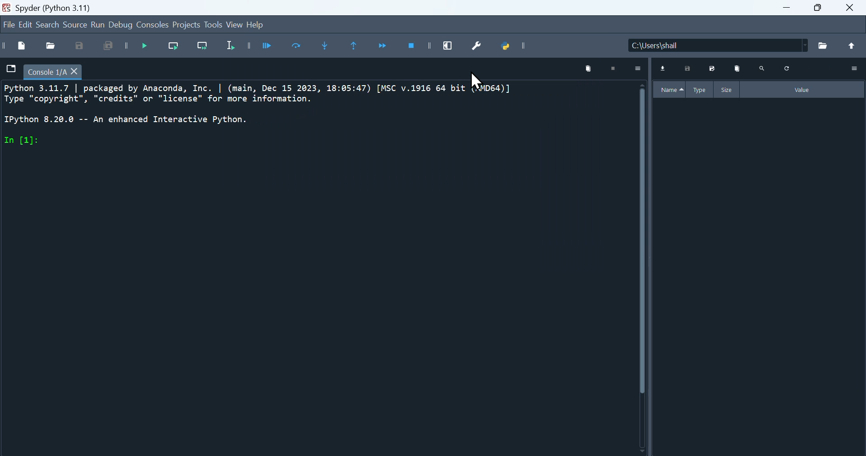 The image size is (866, 456). What do you see at coordinates (73, 26) in the screenshot?
I see `source` at bounding box center [73, 26].